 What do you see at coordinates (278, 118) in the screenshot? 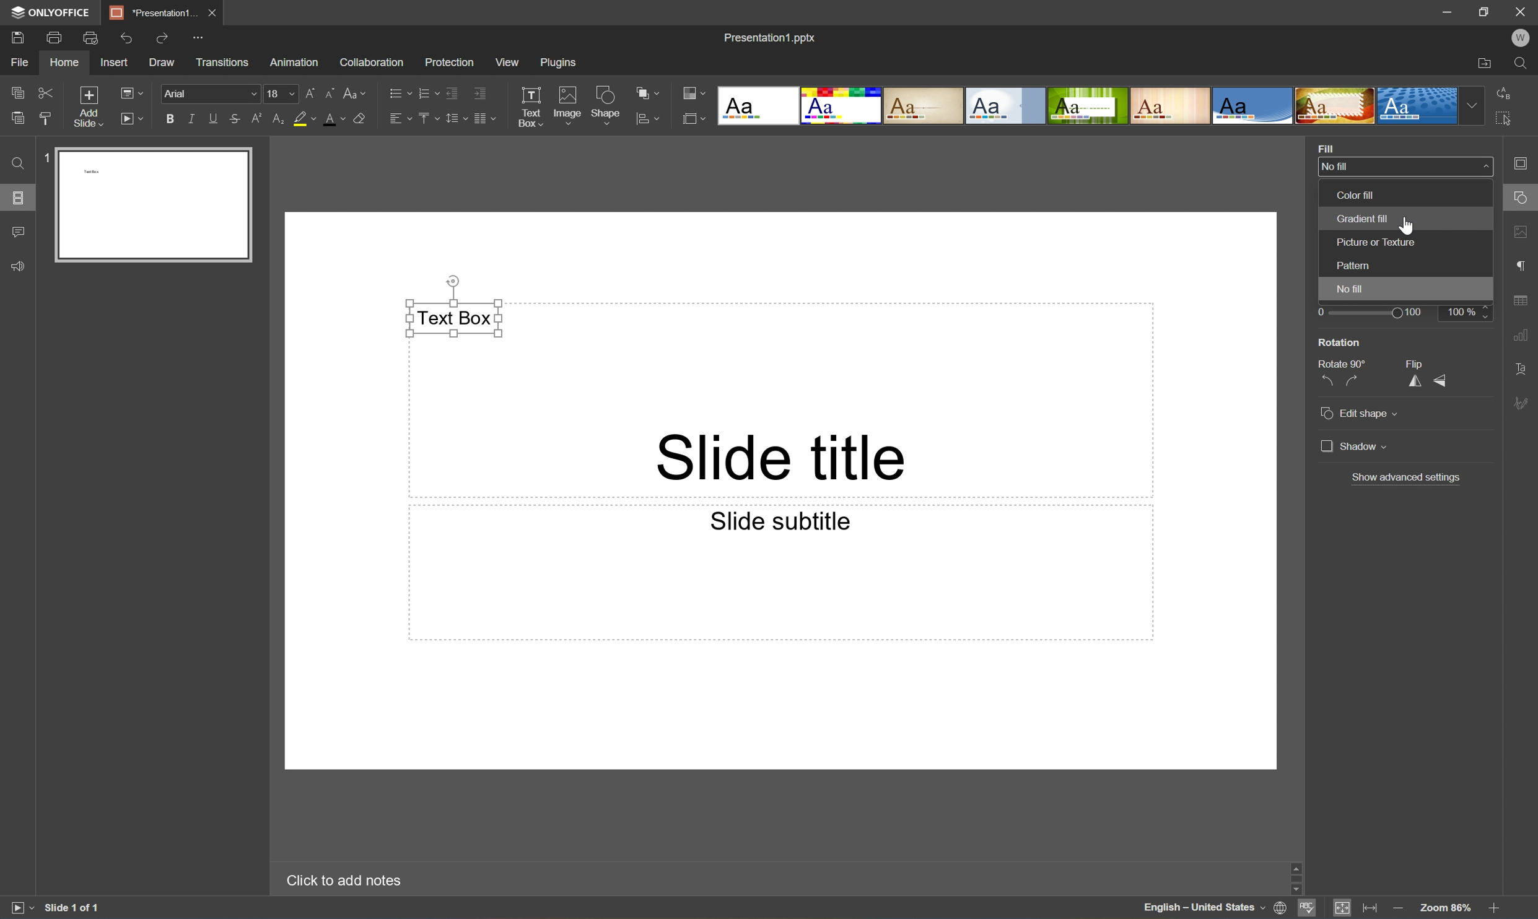
I see `Subscript` at bounding box center [278, 118].